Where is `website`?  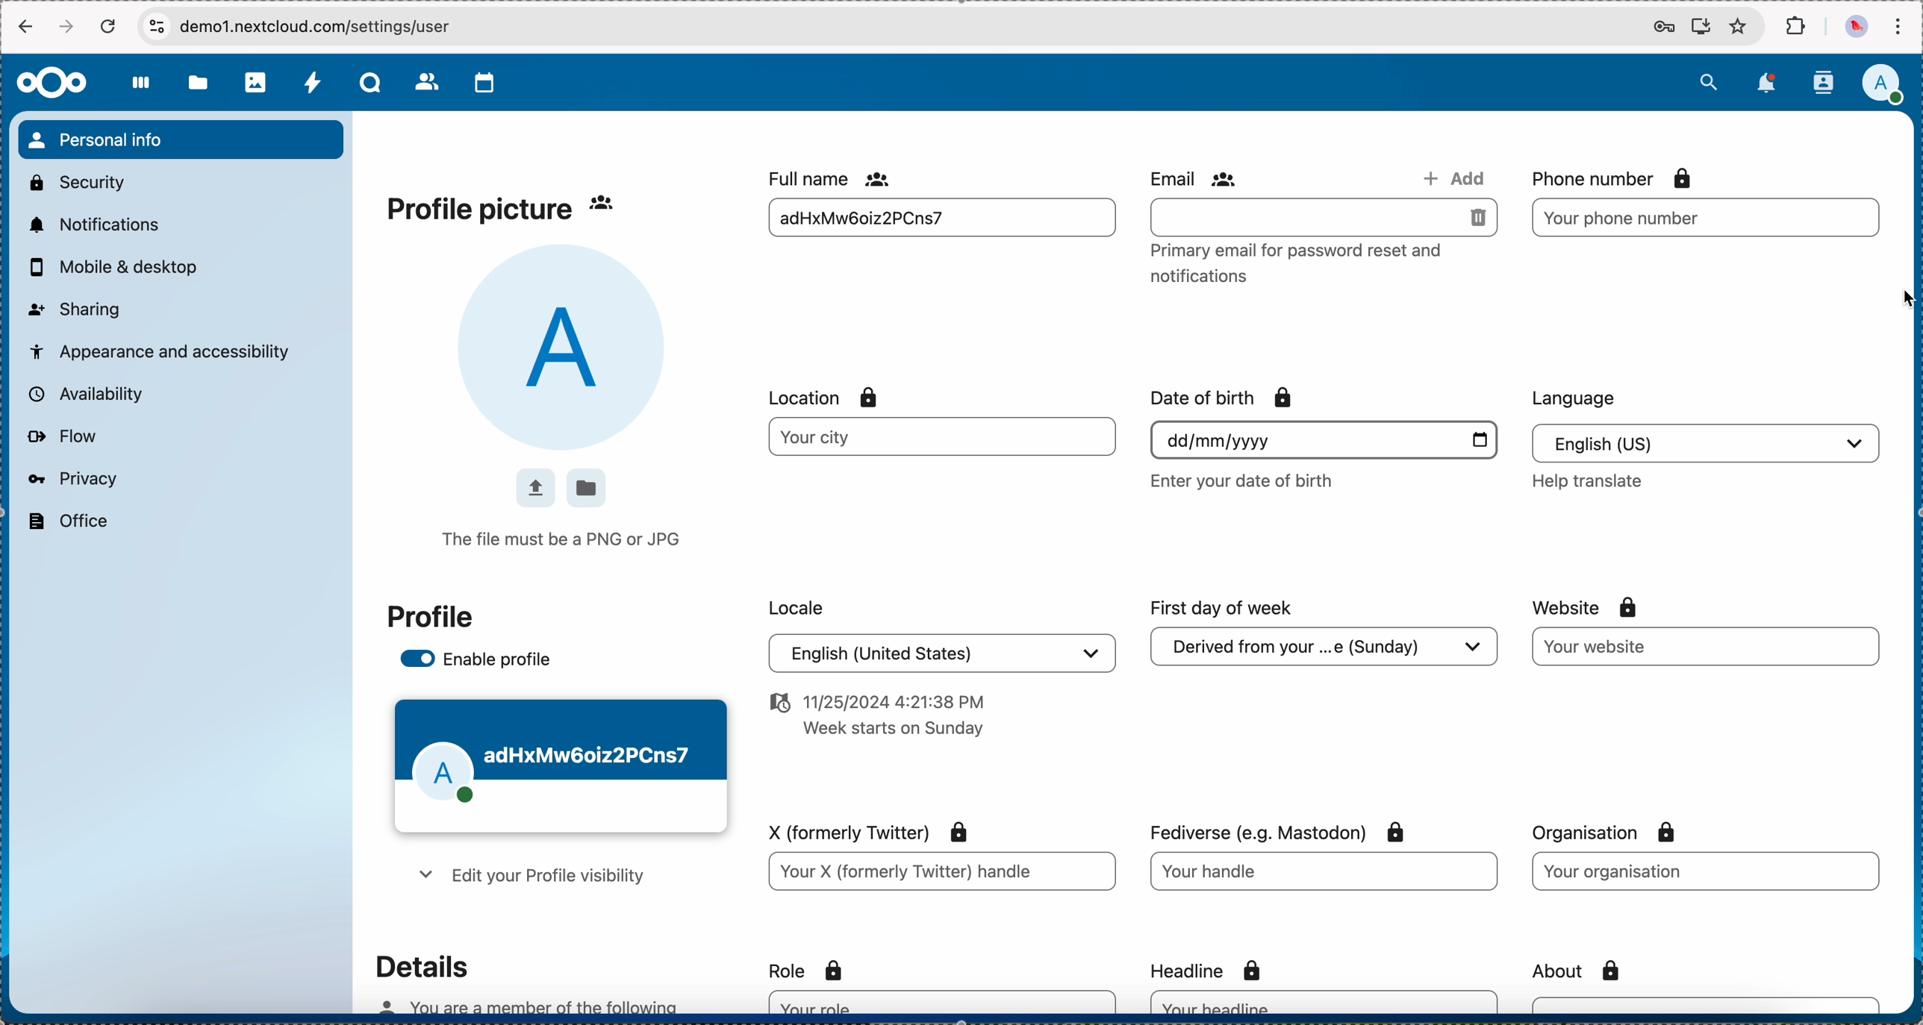 website is located at coordinates (1588, 608).